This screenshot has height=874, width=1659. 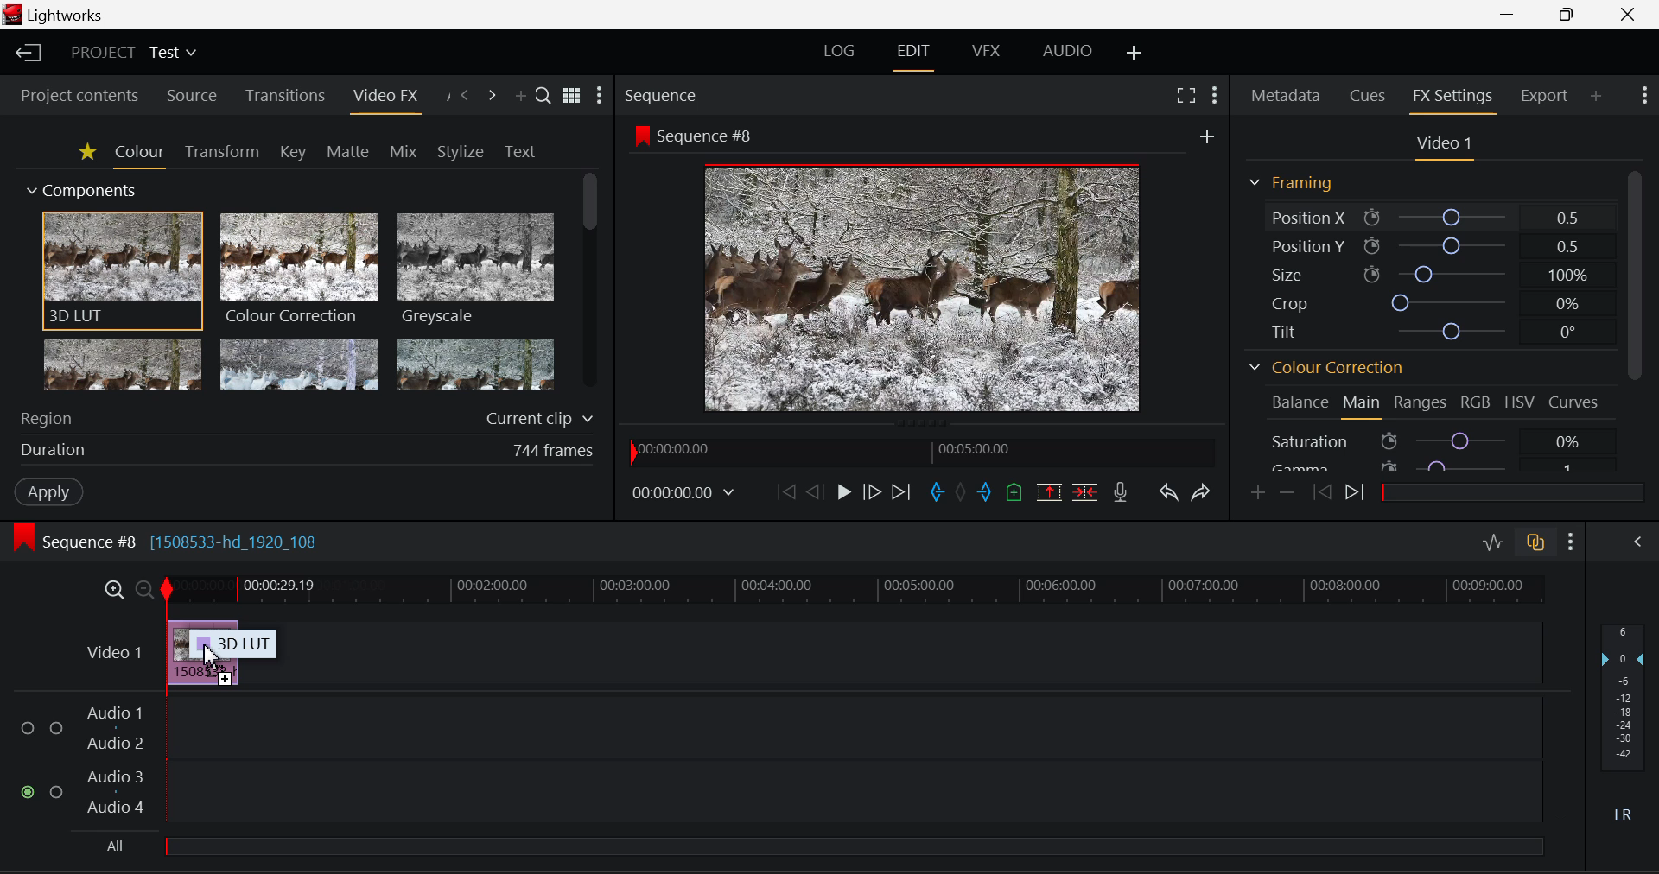 What do you see at coordinates (1355, 492) in the screenshot?
I see `Next keyframe` at bounding box center [1355, 492].